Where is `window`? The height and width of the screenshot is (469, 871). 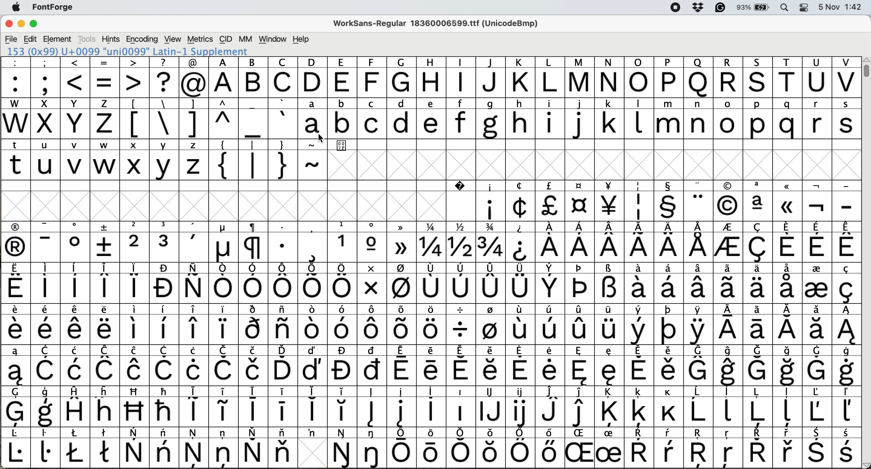
window is located at coordinates (272, 40).